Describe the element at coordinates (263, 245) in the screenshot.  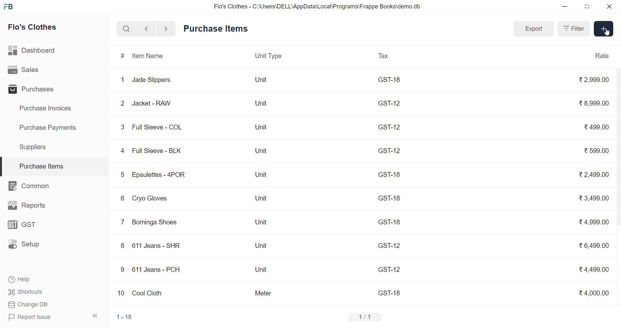
I see `Unit` at that location.